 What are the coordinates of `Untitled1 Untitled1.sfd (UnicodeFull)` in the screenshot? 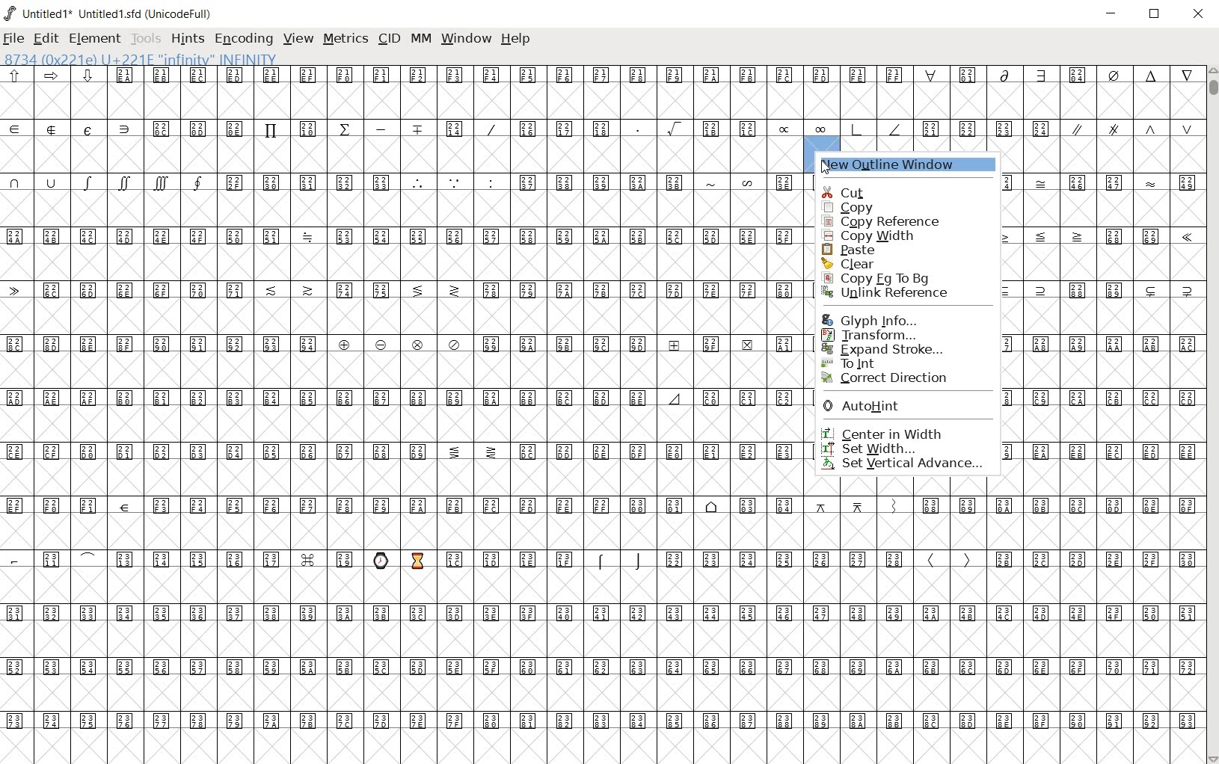 It's located at (113, 17).